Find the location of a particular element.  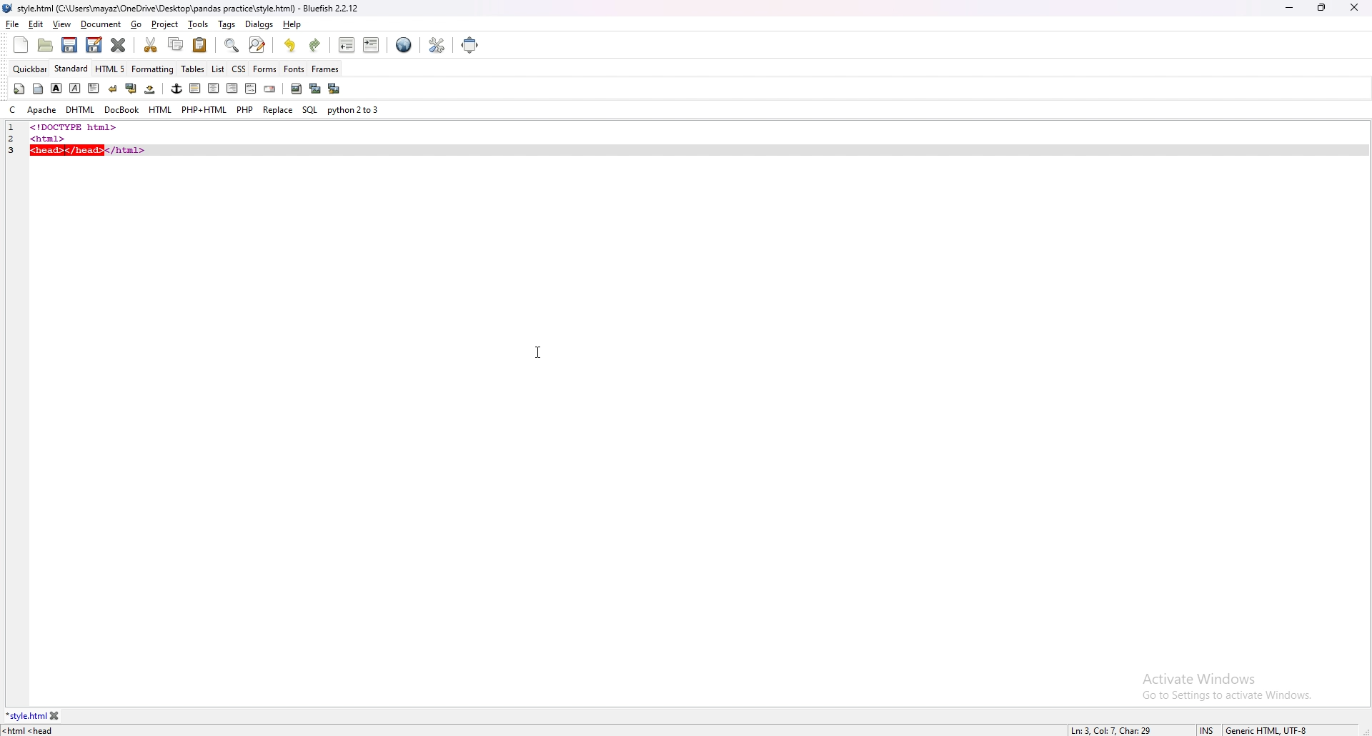

break and clear is located at coordinates (130, 89).